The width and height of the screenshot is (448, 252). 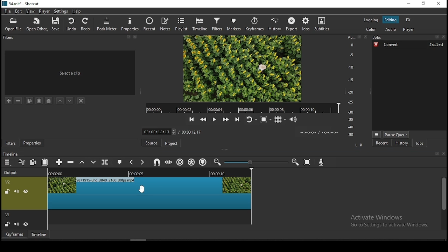 I want to click on play quickly backwards, so click(x=204, y=120).